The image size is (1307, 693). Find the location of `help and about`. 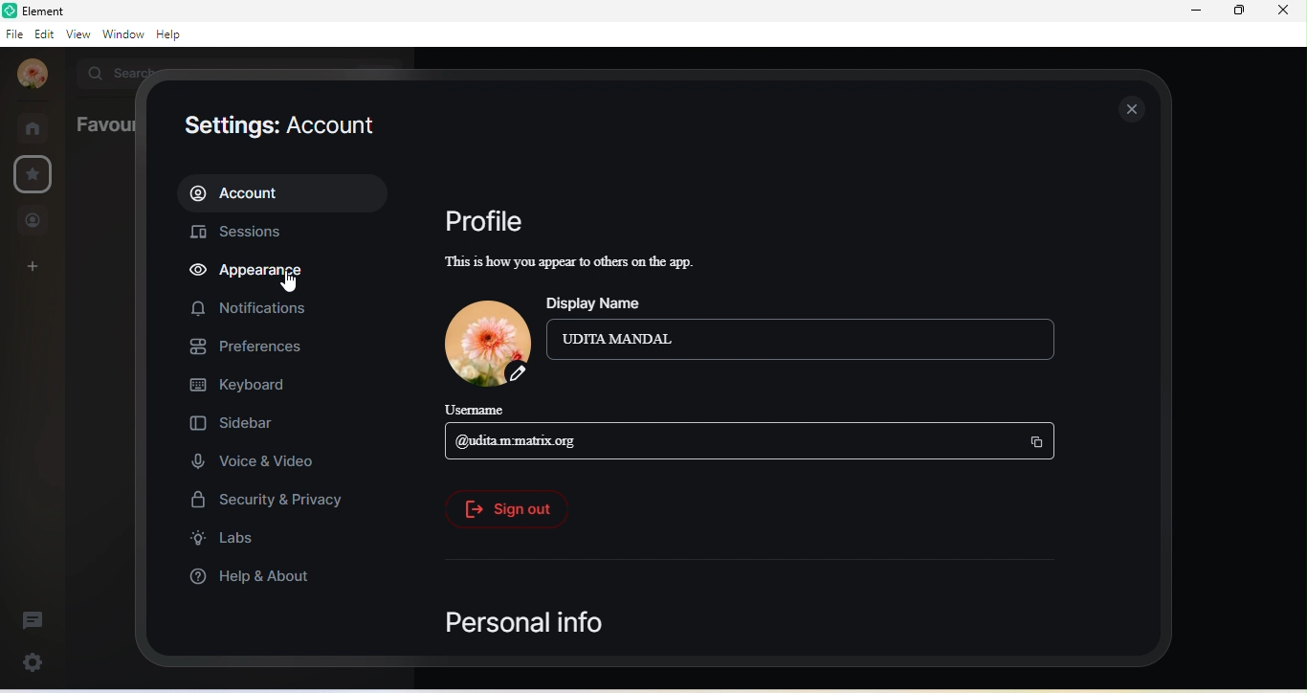

help and about is located at coordinates (250, 579).